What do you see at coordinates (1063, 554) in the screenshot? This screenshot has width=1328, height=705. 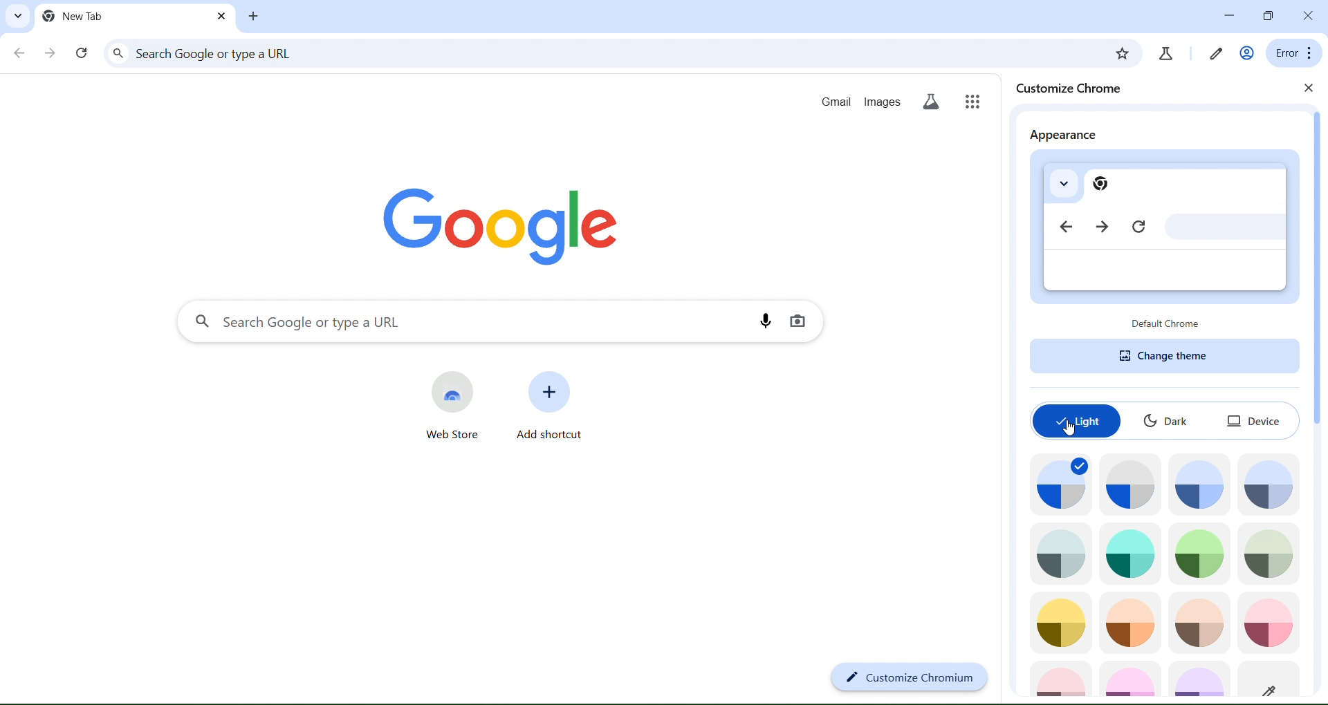 I see `image` at bounding box center [1063, 554].